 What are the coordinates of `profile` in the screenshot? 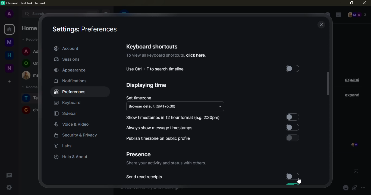 It's located at (9, 14).